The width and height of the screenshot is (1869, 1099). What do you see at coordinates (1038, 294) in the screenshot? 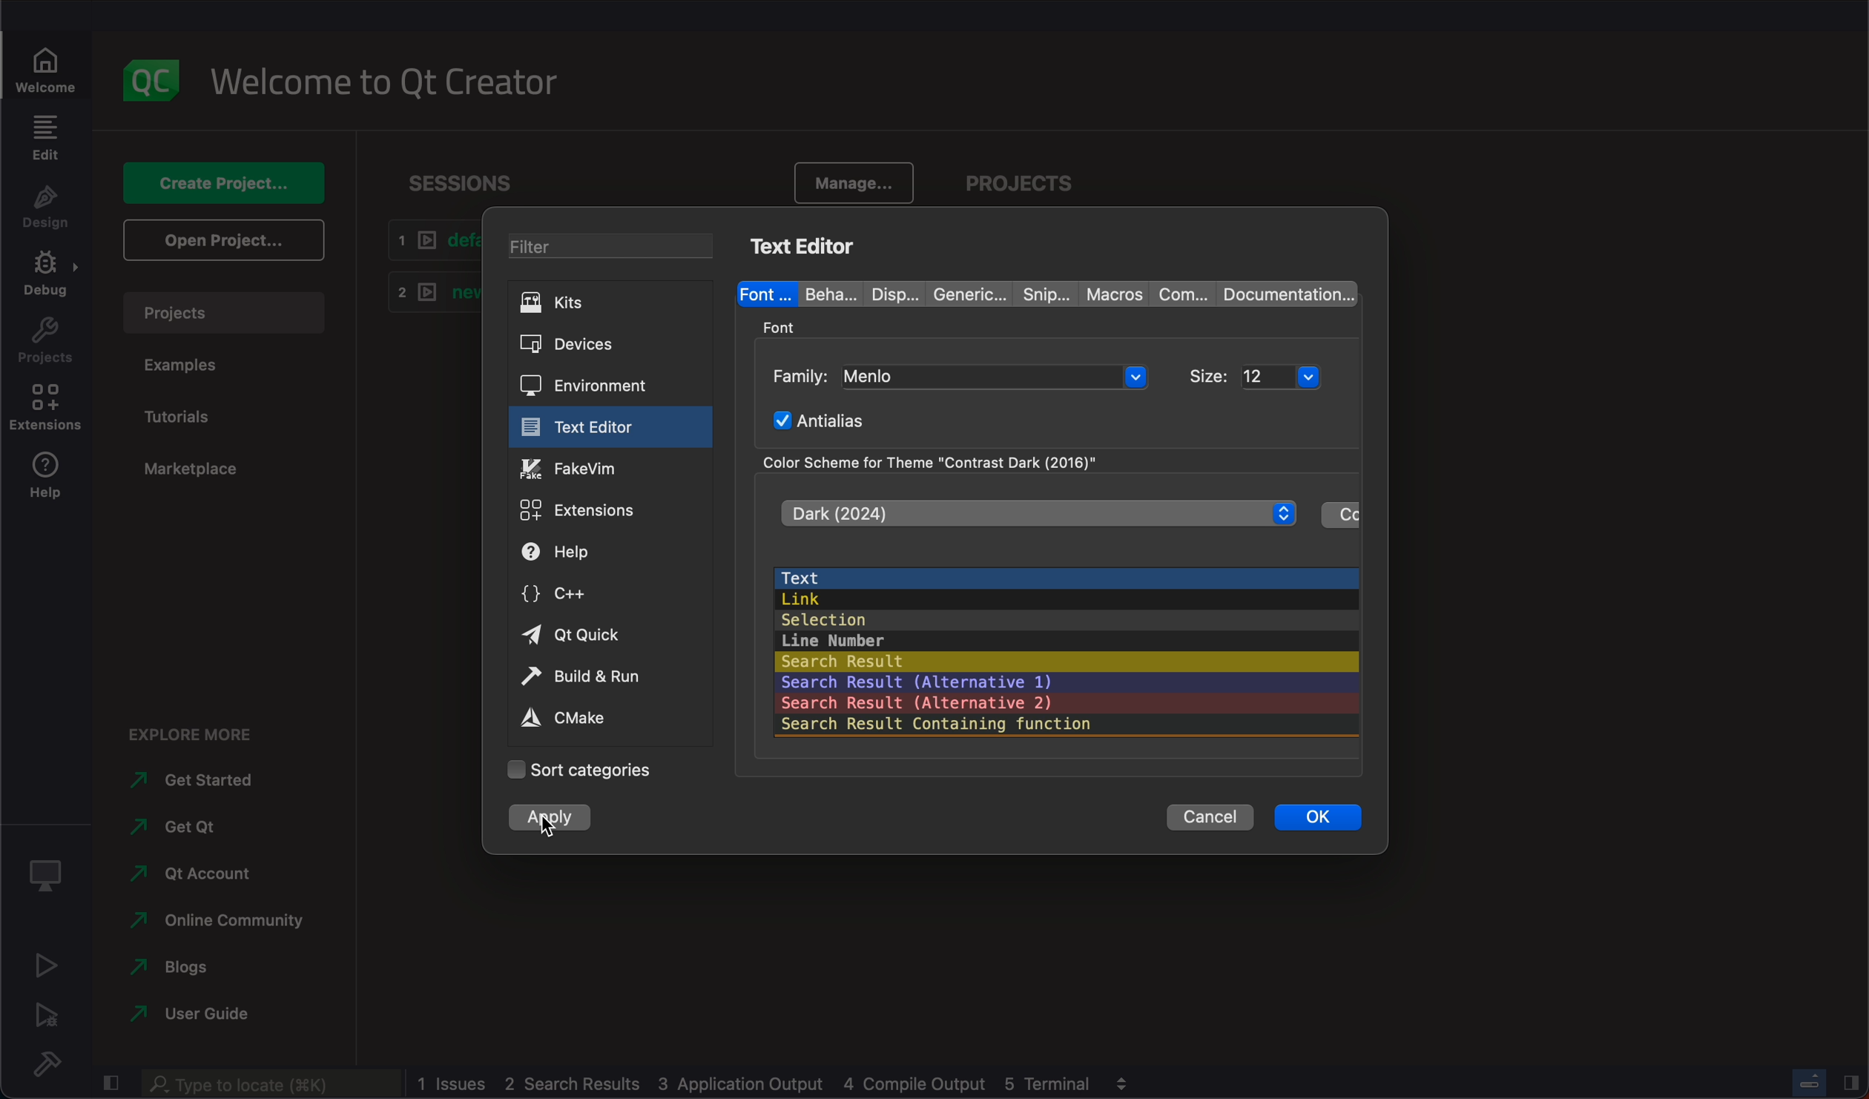
I see `snip` at bounding box center [1038, 294].